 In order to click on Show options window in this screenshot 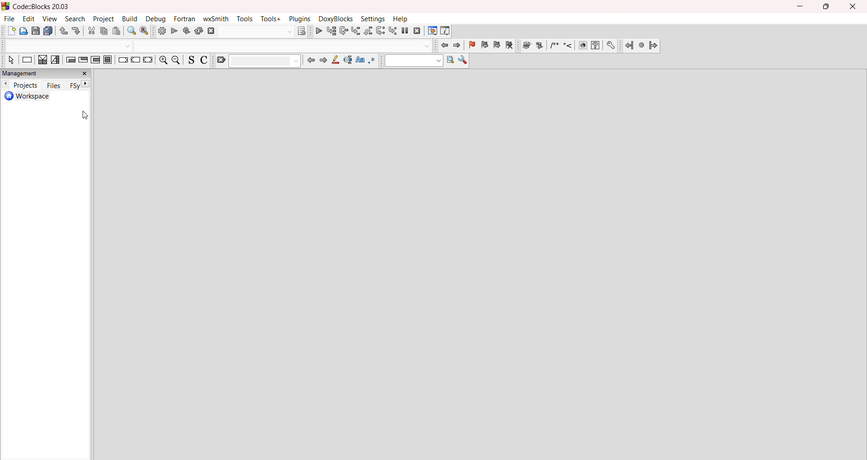, I will do `click(463, 62)`.